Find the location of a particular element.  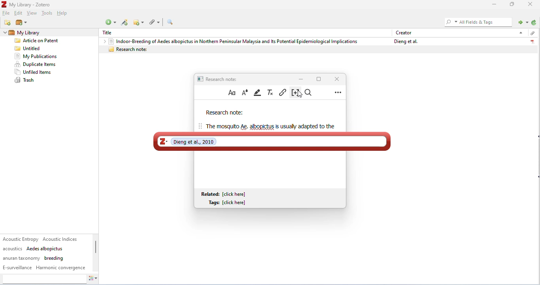

cursor movement is located at coordinates (301, 94).